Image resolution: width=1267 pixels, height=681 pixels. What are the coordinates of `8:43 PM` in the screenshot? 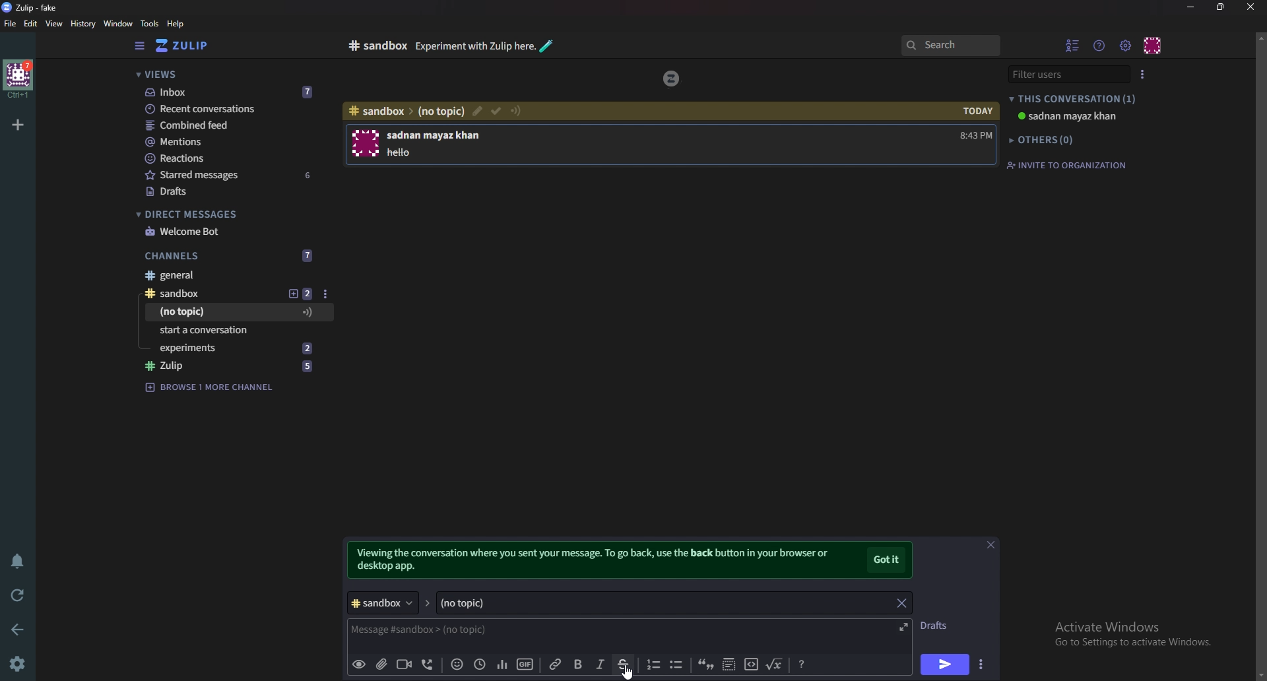 It's located at (975, 136).